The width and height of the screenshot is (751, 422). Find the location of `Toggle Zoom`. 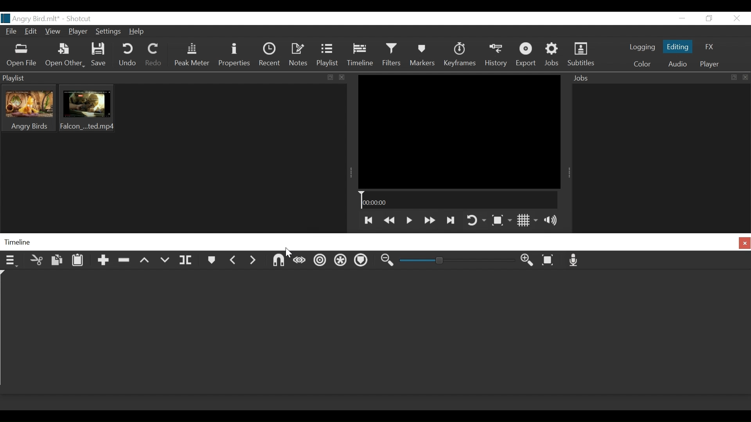

Toggle Zoom is located at coordinates (501, 222).